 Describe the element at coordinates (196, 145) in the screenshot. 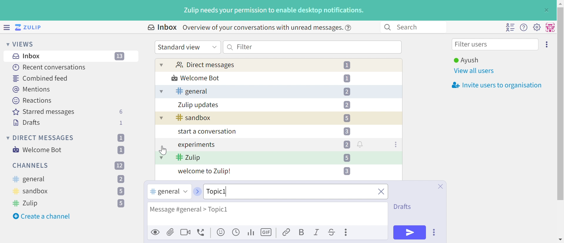

I see `experiments` at that location.